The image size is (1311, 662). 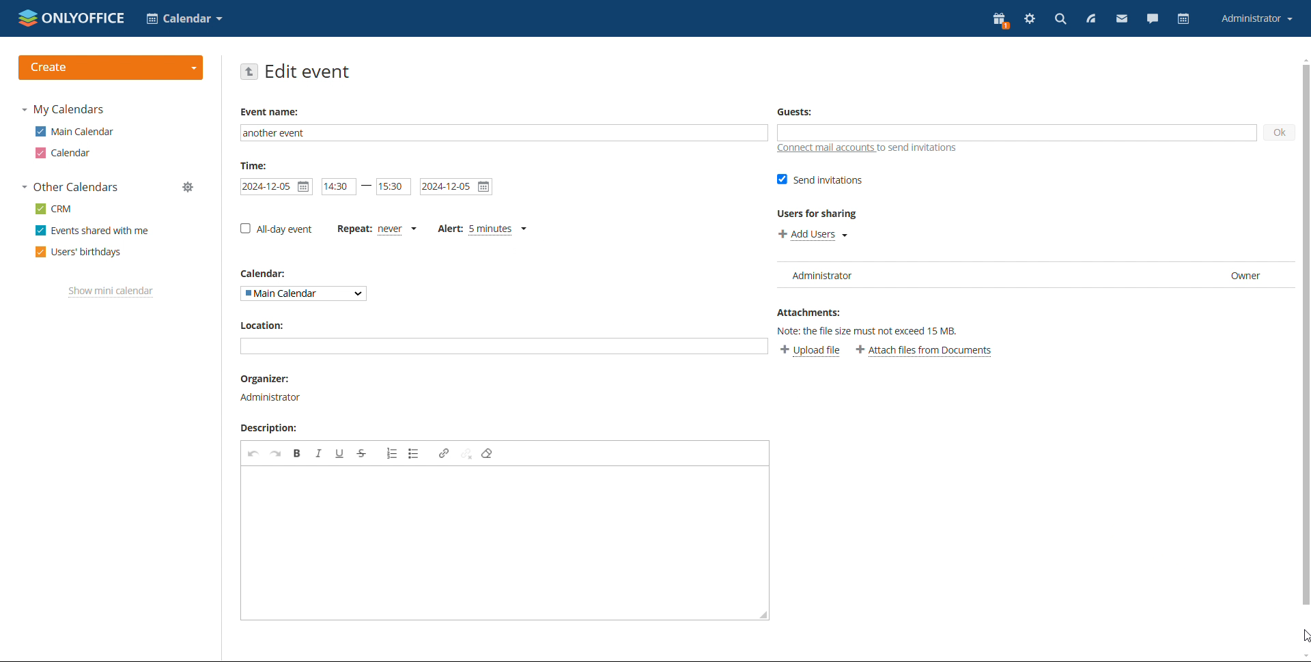 What do you see at coordinates (925, 351) in the screenshot?
I see `attach files from documents` at bounding box center [925, 351].